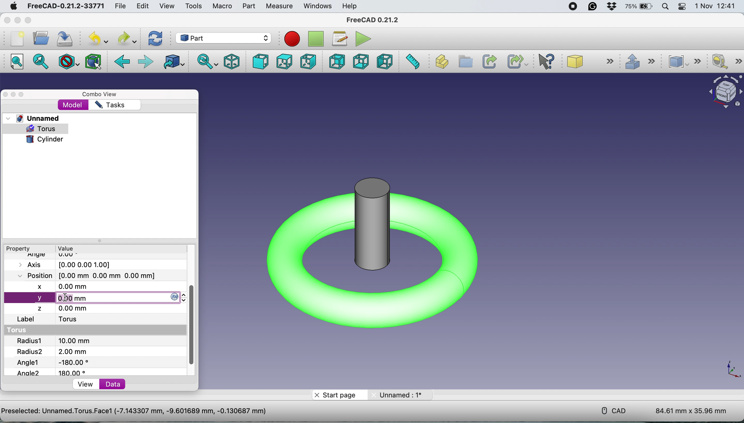  I want to click on project name, so click(150, 413).